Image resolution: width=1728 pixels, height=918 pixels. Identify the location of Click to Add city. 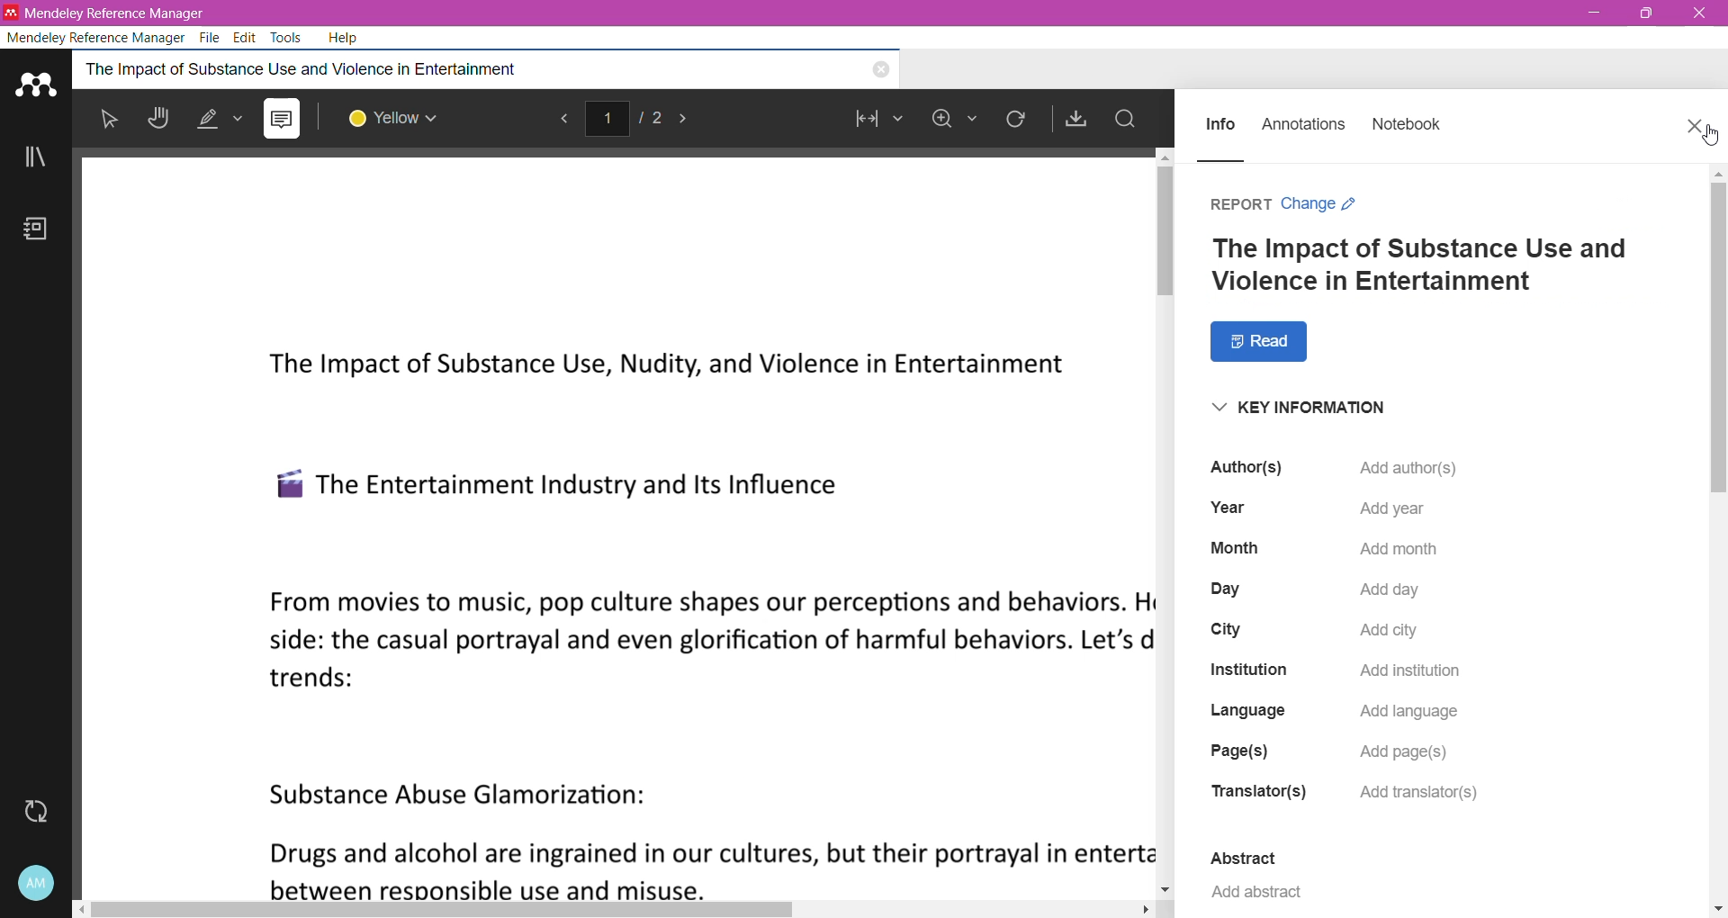
(1392, 634).